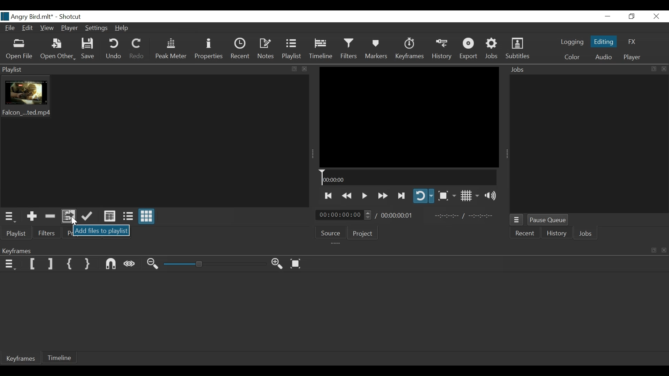  I want to click on Export, so click(471, 49).